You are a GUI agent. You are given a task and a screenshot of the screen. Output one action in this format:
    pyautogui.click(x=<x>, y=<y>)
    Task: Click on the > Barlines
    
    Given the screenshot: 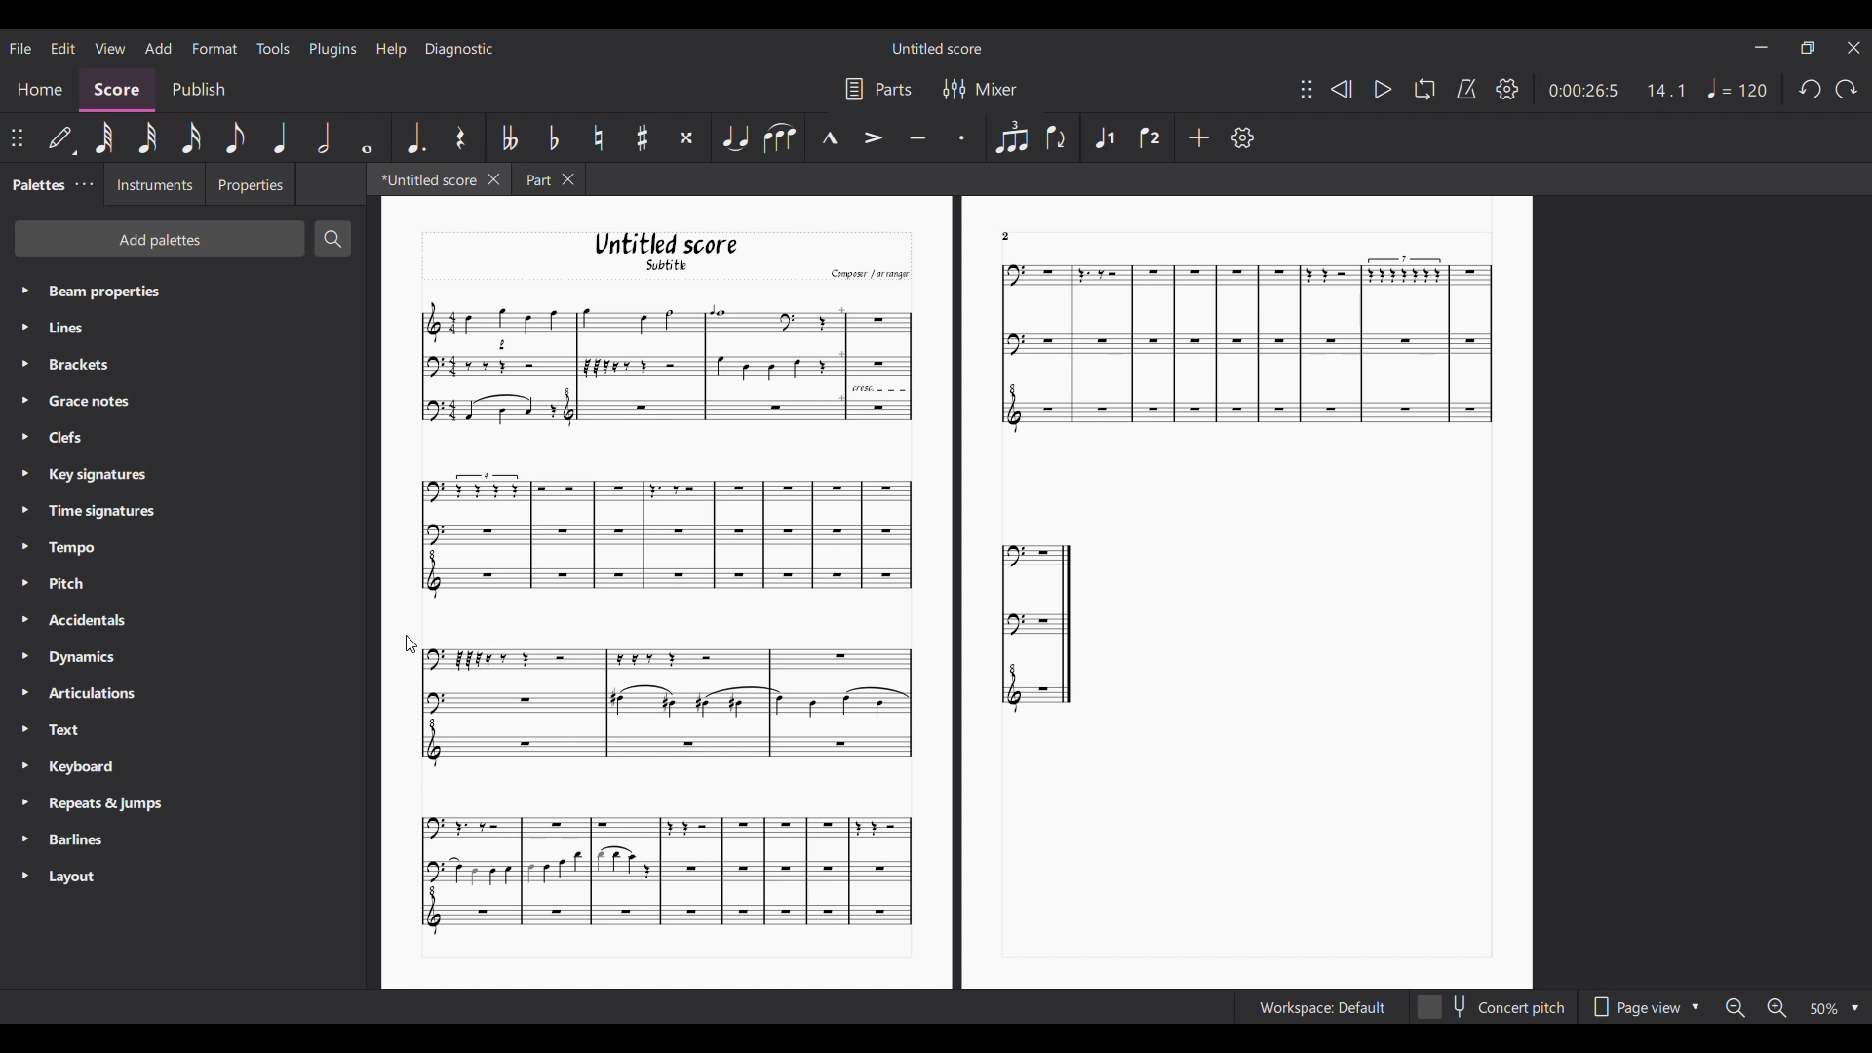 What is the action you would take?
    pyautogui.click(x=73, y=840)
    